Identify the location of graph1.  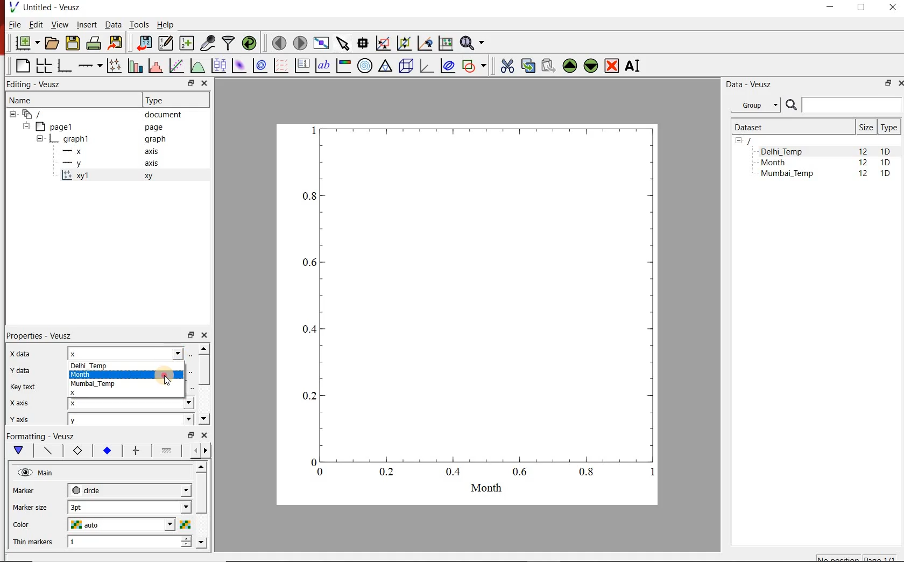
(479, 307).